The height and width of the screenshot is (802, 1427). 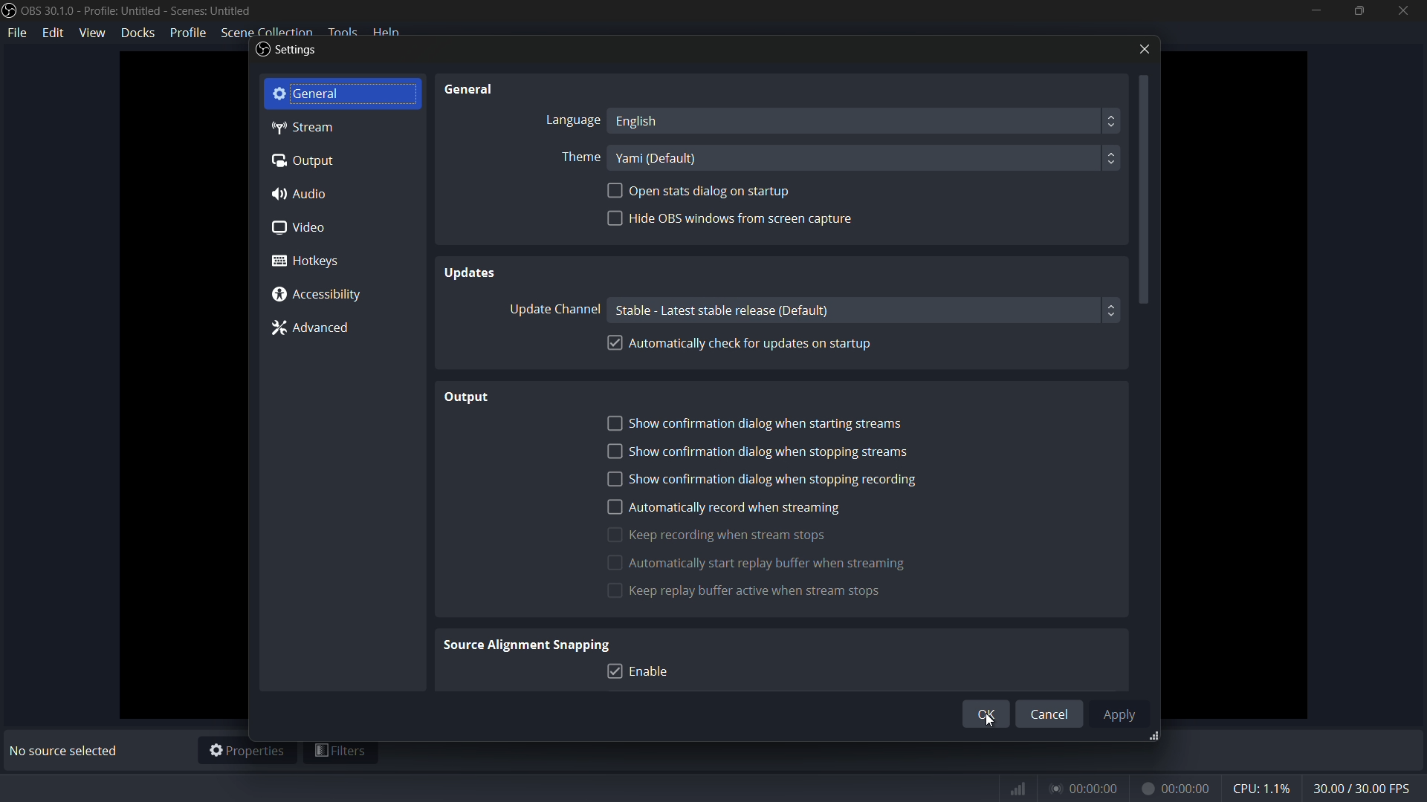 I want to click on Automatically record when streaming, so click(x=727, y=506).